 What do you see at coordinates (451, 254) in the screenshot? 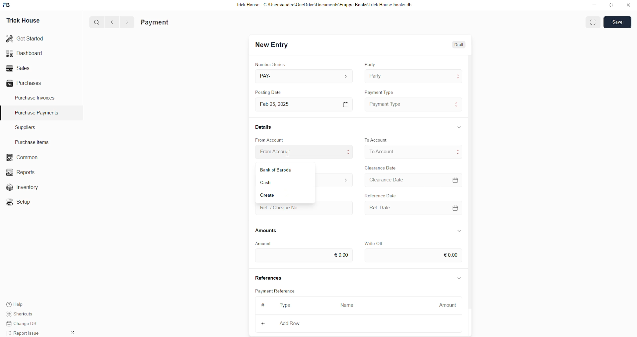
I see `€0.00` at bounding box center [451, 254].